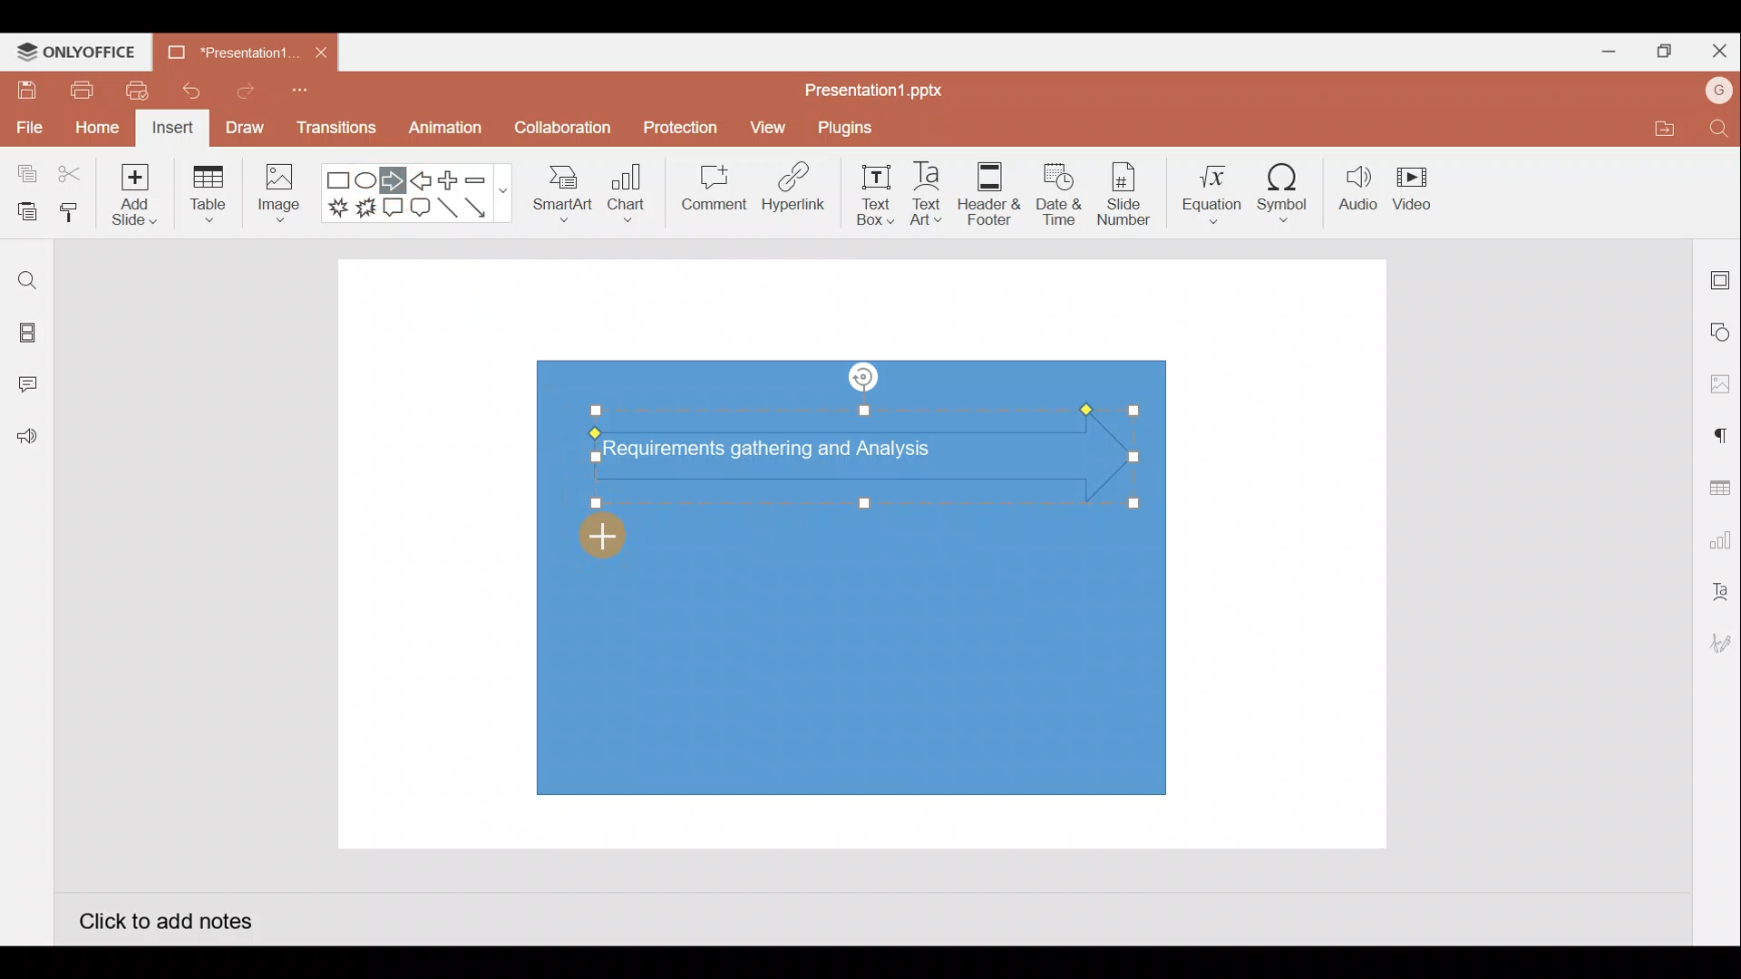 This screenshot has width=1741, height=979. I want to click on Image, so click(276, 198).